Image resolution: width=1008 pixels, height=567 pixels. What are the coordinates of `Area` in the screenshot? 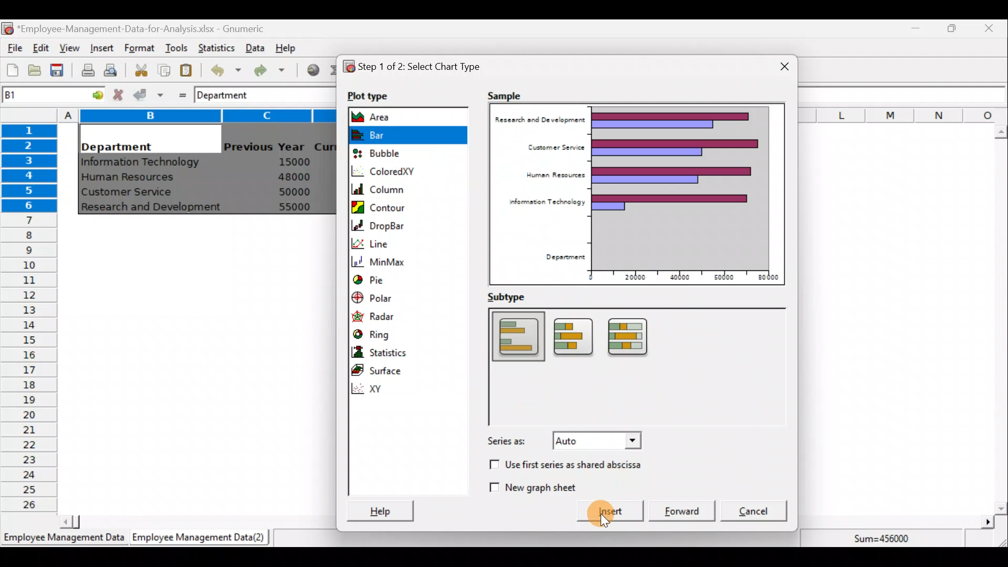 It's located at (387, 116).